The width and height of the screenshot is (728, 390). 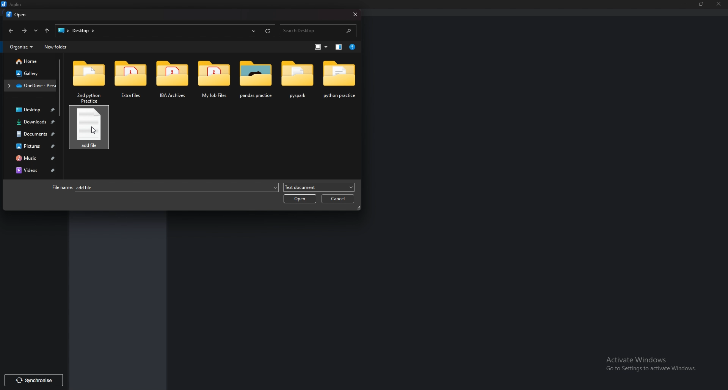 I want to click on cursor, so click(x=96, y=133).